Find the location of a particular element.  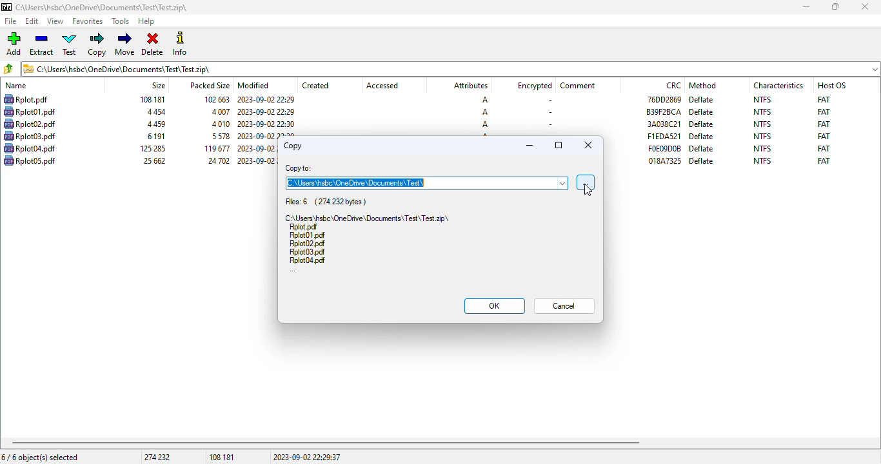

NTFS is located at coordinates (762, 136).